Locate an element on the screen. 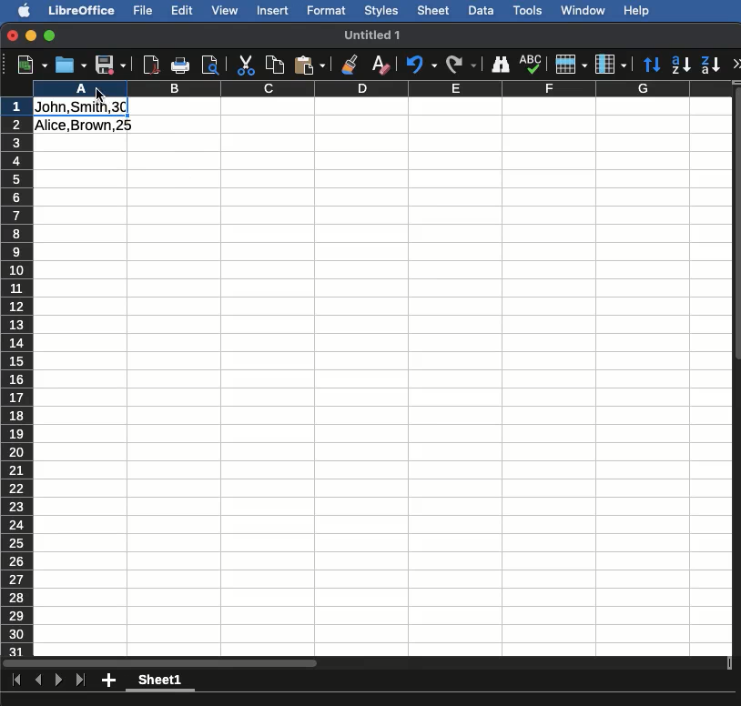 The image size is (741, 706). Maximize is located at coordinates (50, 35).